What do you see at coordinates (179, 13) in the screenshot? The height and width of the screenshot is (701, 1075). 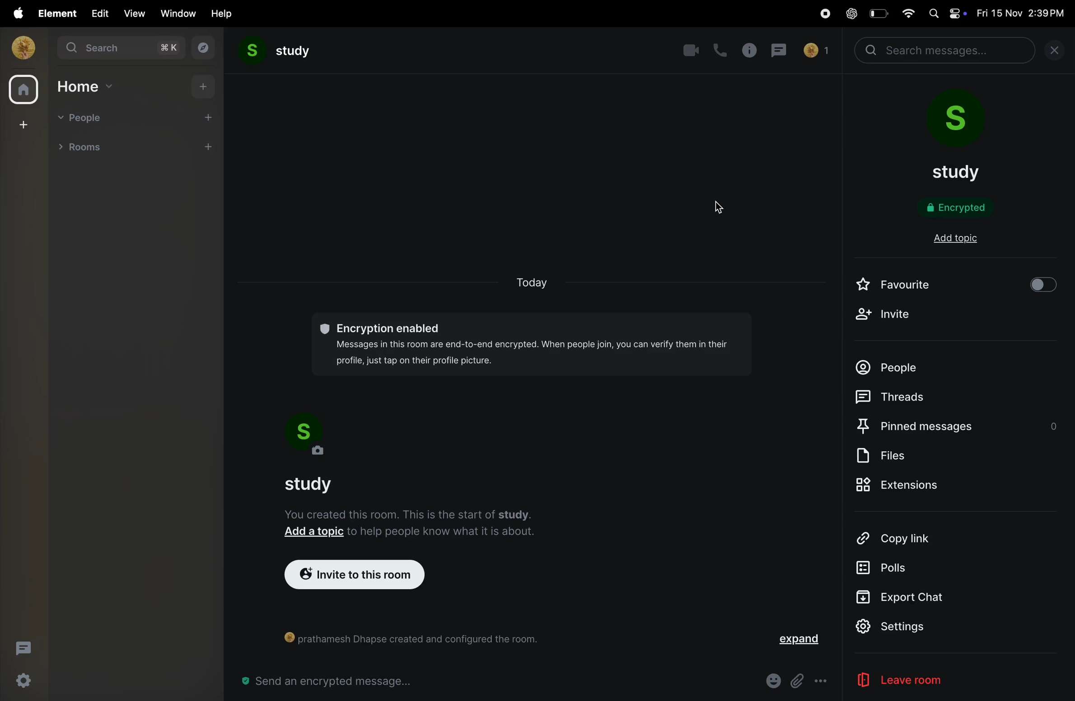 I see `window` at bounding box center [179, 13].